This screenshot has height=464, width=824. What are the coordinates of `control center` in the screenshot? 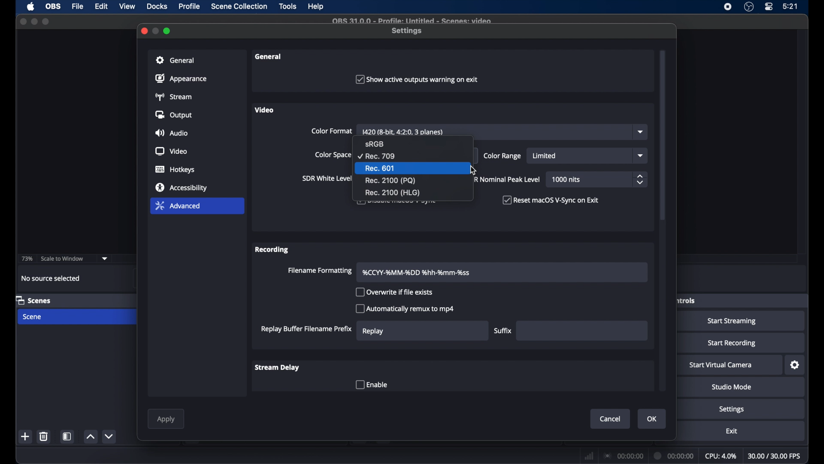 It's located at (768, 7).